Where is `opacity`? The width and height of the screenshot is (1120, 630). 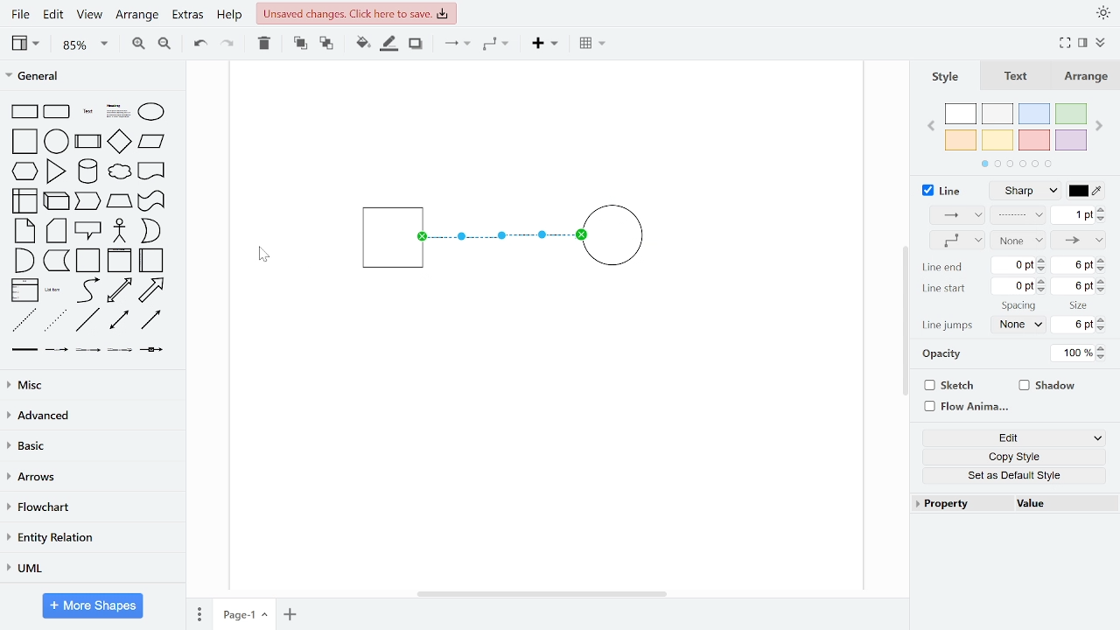 opacity is located at coordinates (944, 356).